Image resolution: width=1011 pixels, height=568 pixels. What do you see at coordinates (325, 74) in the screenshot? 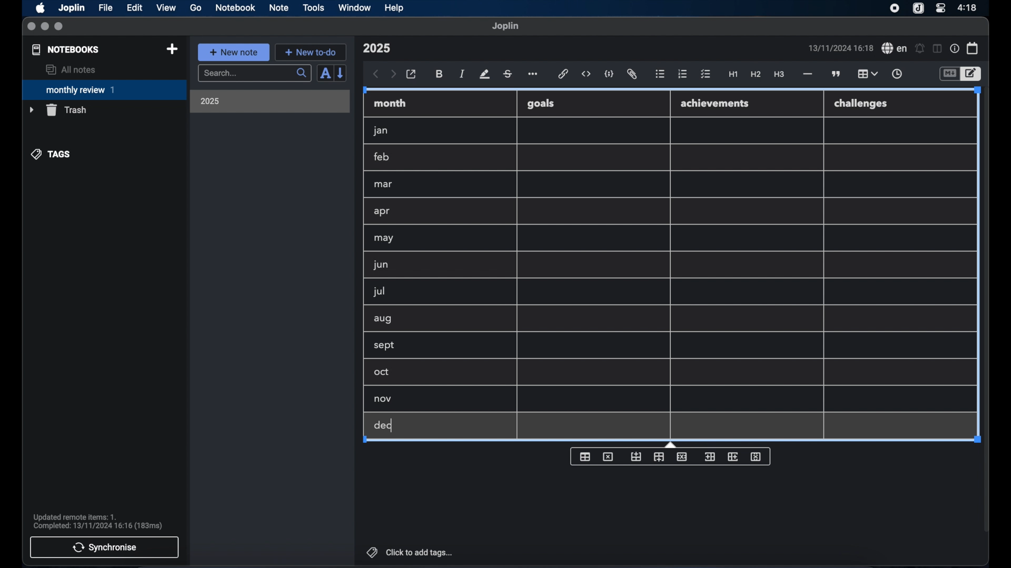
I see `sort order field` at bounding box center [325, 74].